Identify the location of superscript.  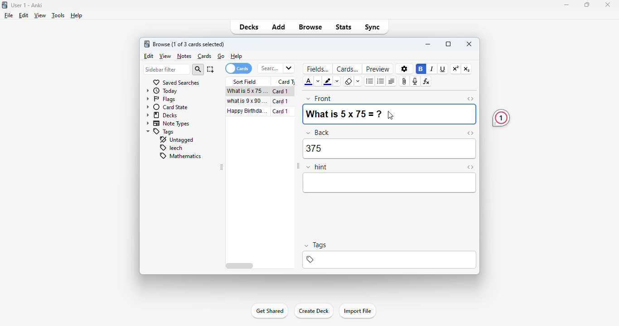
(456, 69).